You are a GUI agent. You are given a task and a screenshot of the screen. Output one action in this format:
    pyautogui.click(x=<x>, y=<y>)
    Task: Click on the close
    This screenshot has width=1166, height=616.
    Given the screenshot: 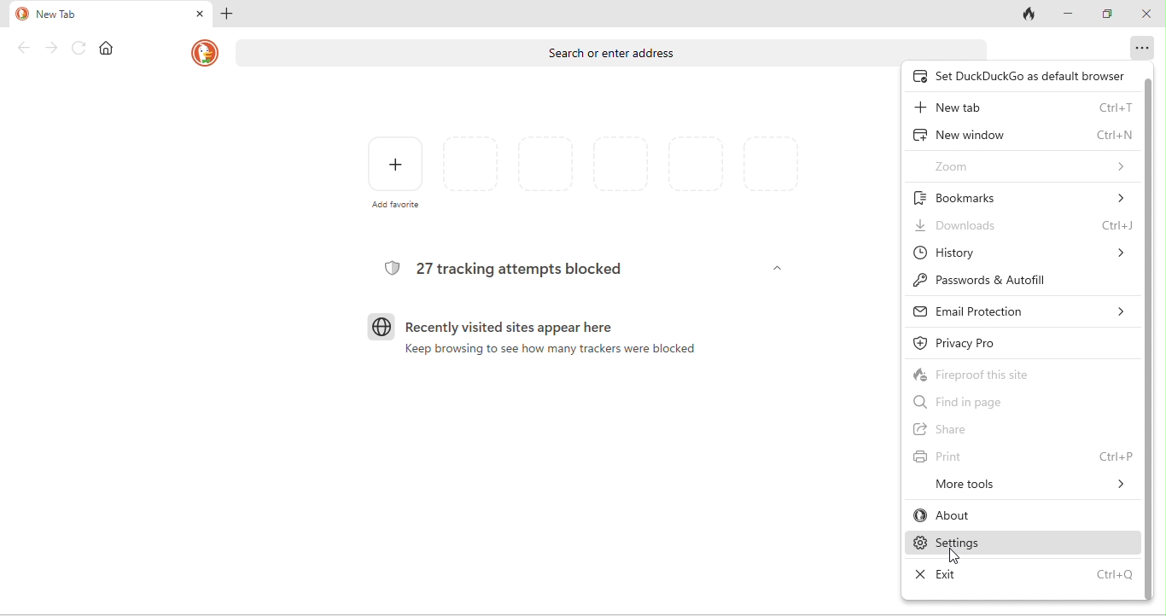 What is the action you would take?
    pyautogui.click(x=1146, y=15)
    